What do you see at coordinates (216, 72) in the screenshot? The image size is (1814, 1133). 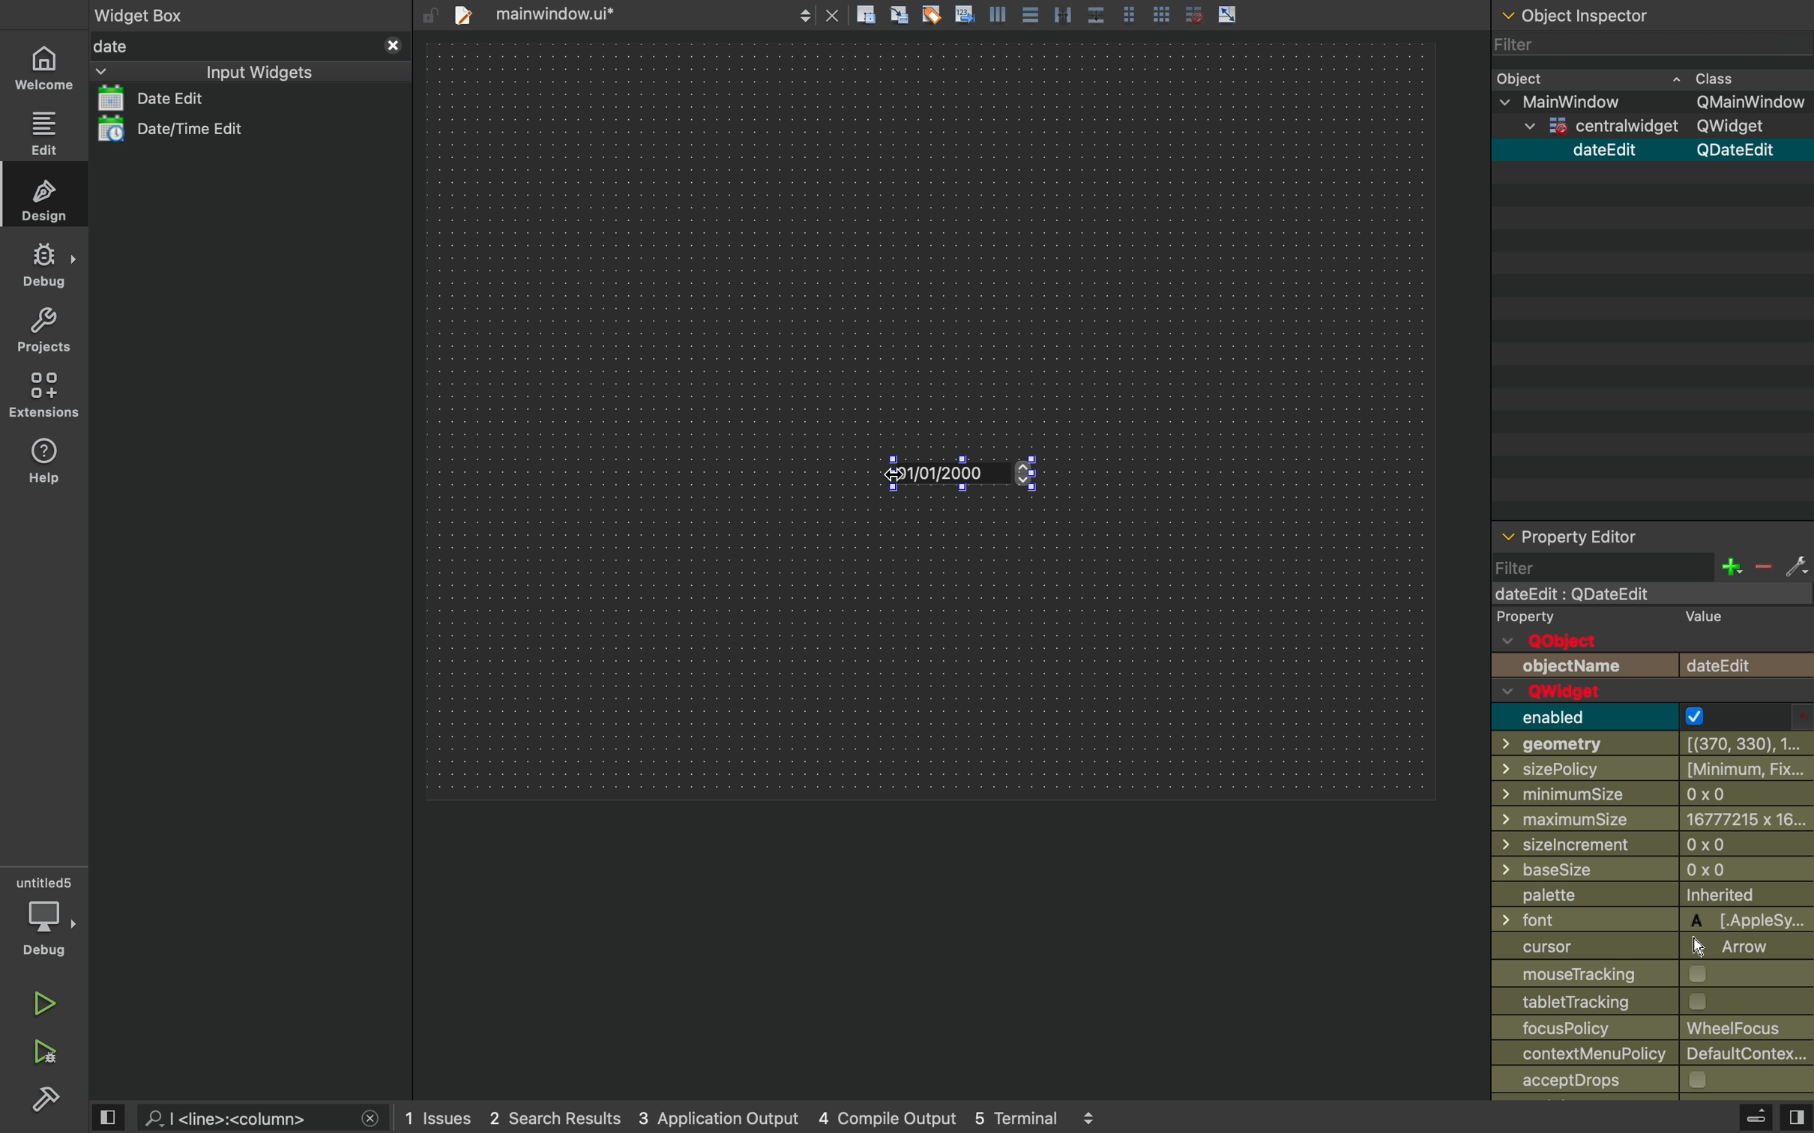 I see `input widgets` at bounding box center [216, 72].